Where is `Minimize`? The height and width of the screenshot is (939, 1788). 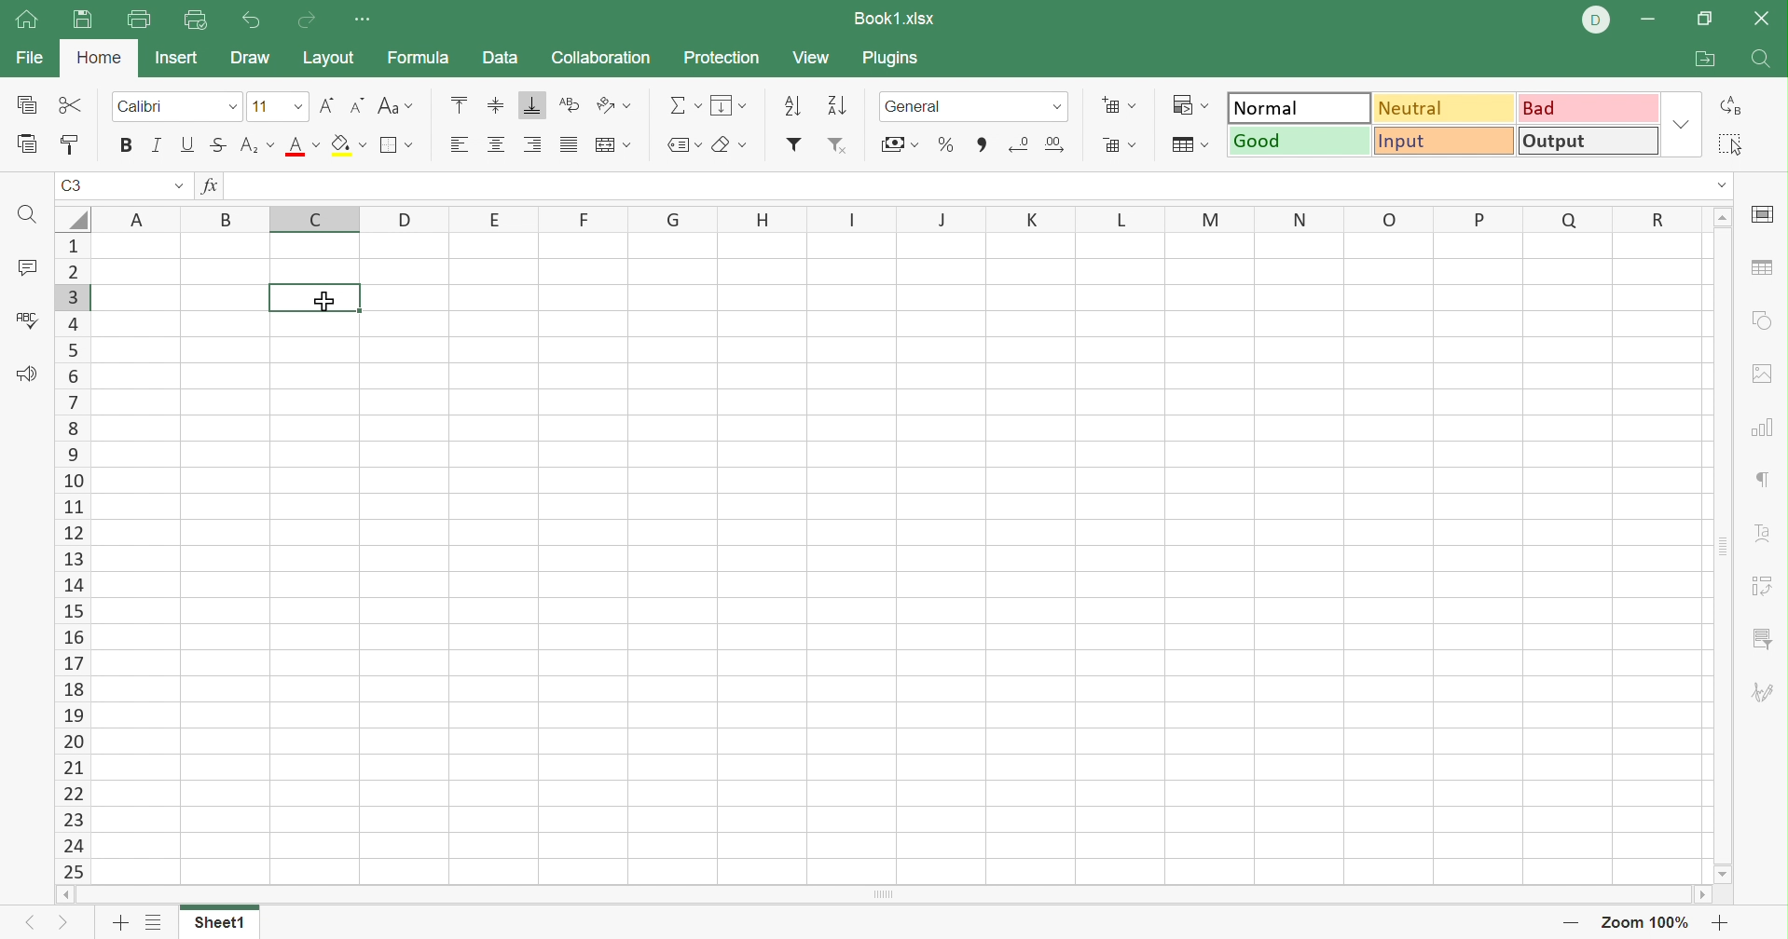
Minimize is located at coordinates (1646, 20).